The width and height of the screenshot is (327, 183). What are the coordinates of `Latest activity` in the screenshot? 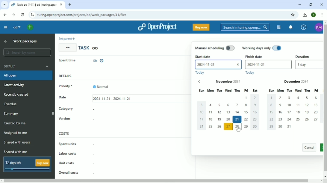 It's located at (15, 85).